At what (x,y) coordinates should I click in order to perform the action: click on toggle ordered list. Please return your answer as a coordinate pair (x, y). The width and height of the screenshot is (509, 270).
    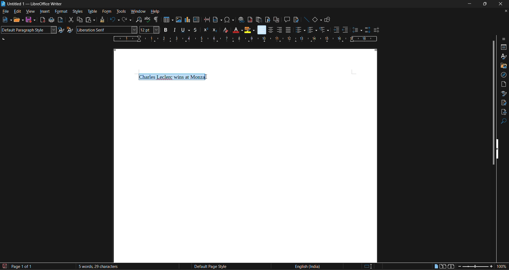
    Looking at the image, I should click on (313, 30).